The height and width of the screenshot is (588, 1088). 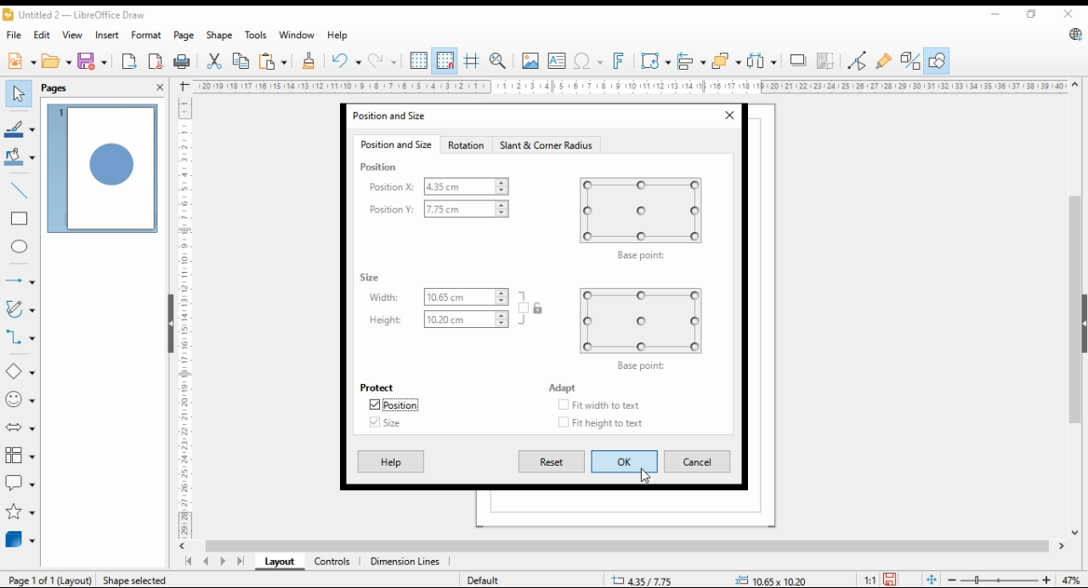 I want to click on helplines while moving, so click(x=470, y=61).